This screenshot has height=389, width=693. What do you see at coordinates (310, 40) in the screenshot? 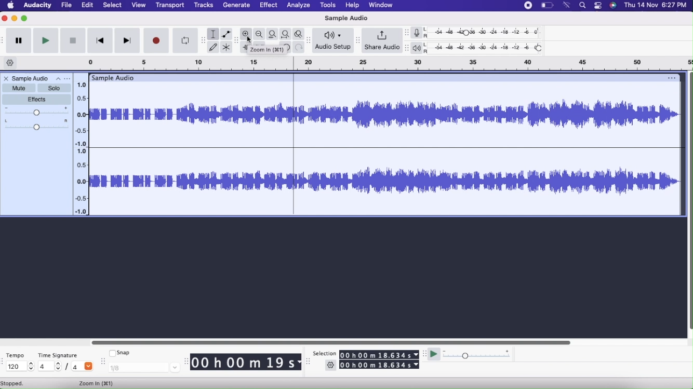
I see `resize` at bounding box center [310, 40].